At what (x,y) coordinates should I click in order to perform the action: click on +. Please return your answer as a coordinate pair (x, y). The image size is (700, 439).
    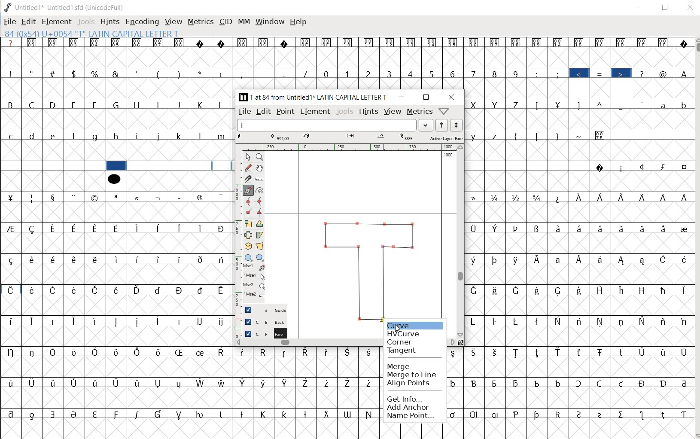
    Looking at the image, I should click on (222, 74).